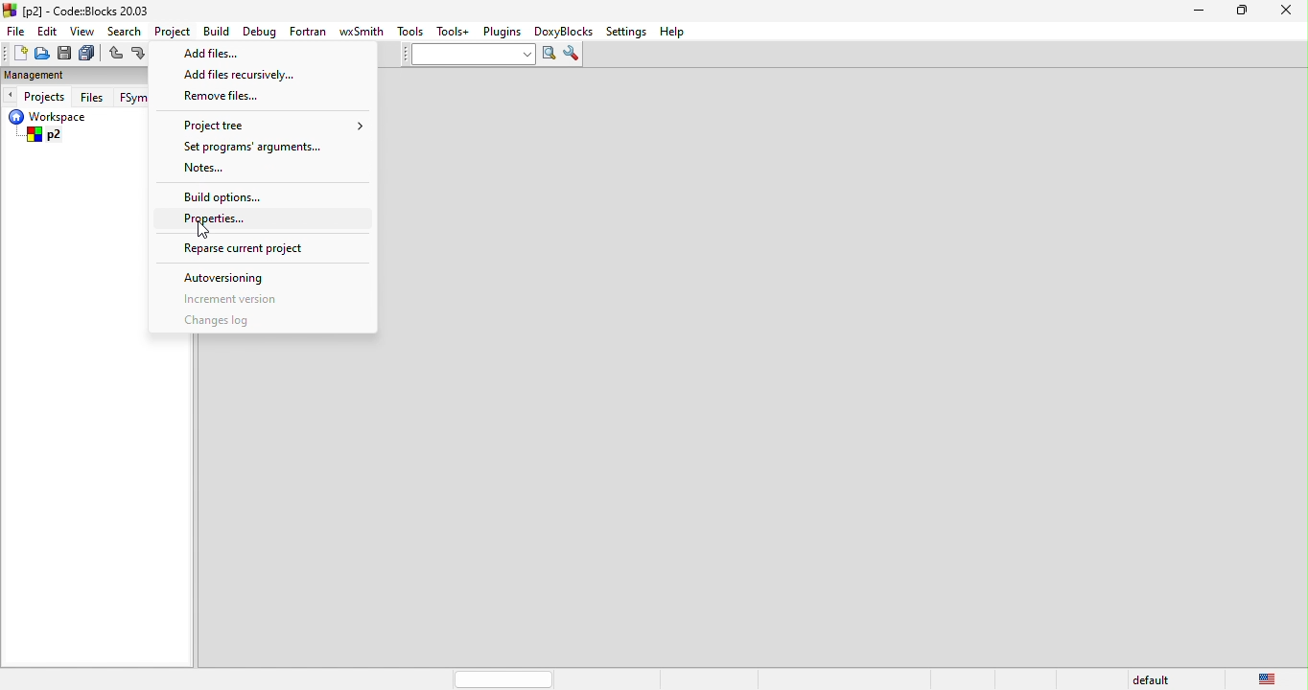  Describe the element at coordinates (214, 170) in the screenshot. I see `notes` at that location.